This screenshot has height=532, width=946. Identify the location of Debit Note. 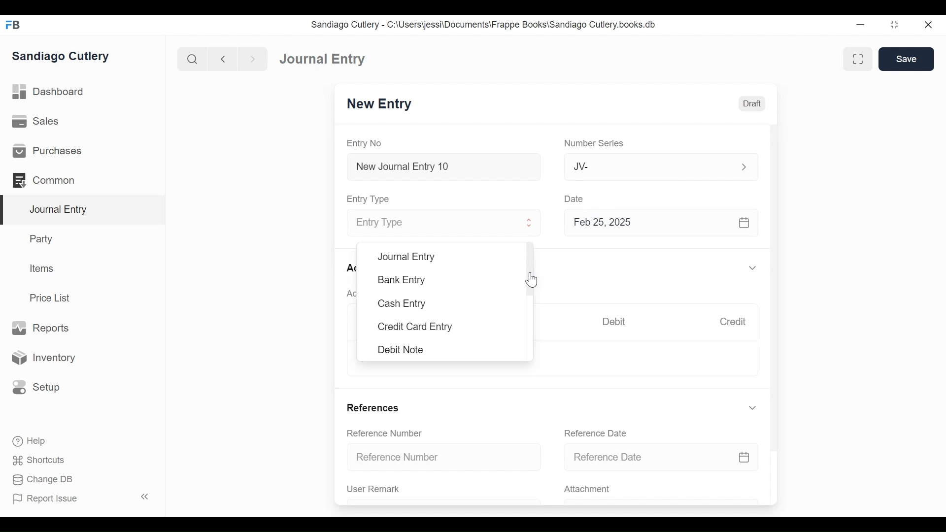
(400, 349).